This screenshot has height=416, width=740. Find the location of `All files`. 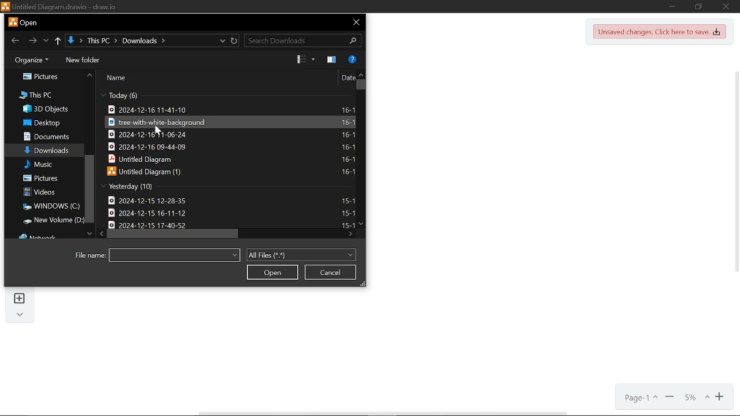

All files is located at coordinates (302, 254).